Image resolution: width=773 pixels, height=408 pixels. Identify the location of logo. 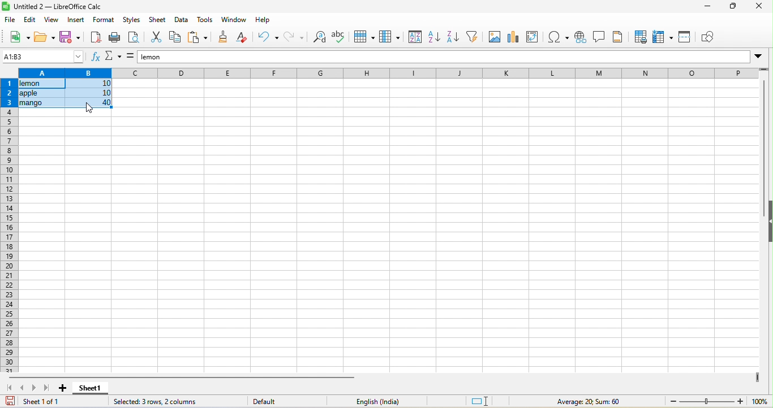
(6, 7).